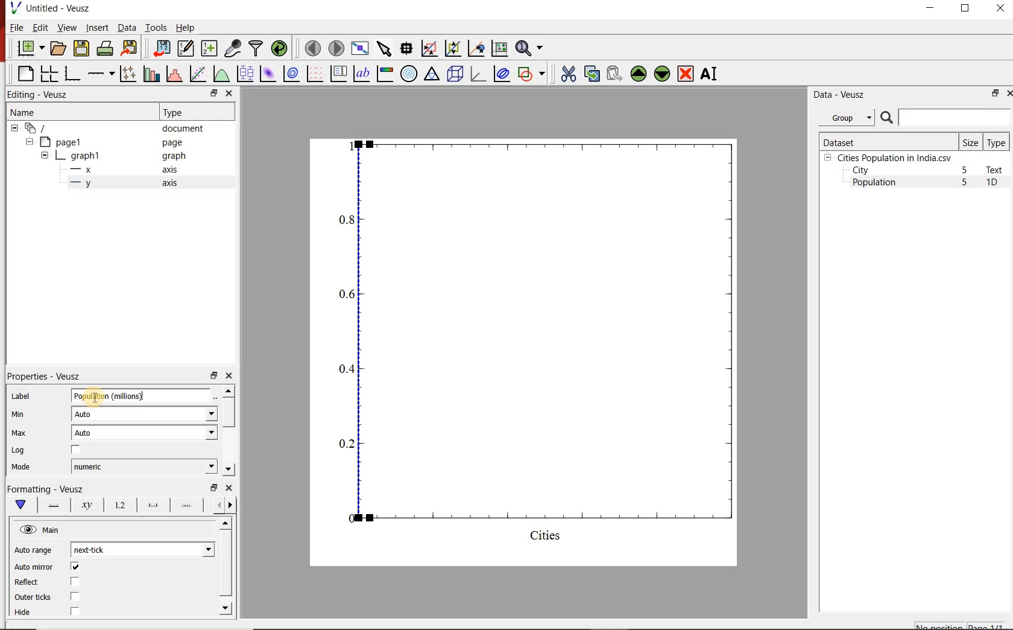 The image size is (1013, 630). What do you see at coordinates (51, 9) in the screenshot?
I see `Untitled-Veusz` at bounding box center [51, 9].